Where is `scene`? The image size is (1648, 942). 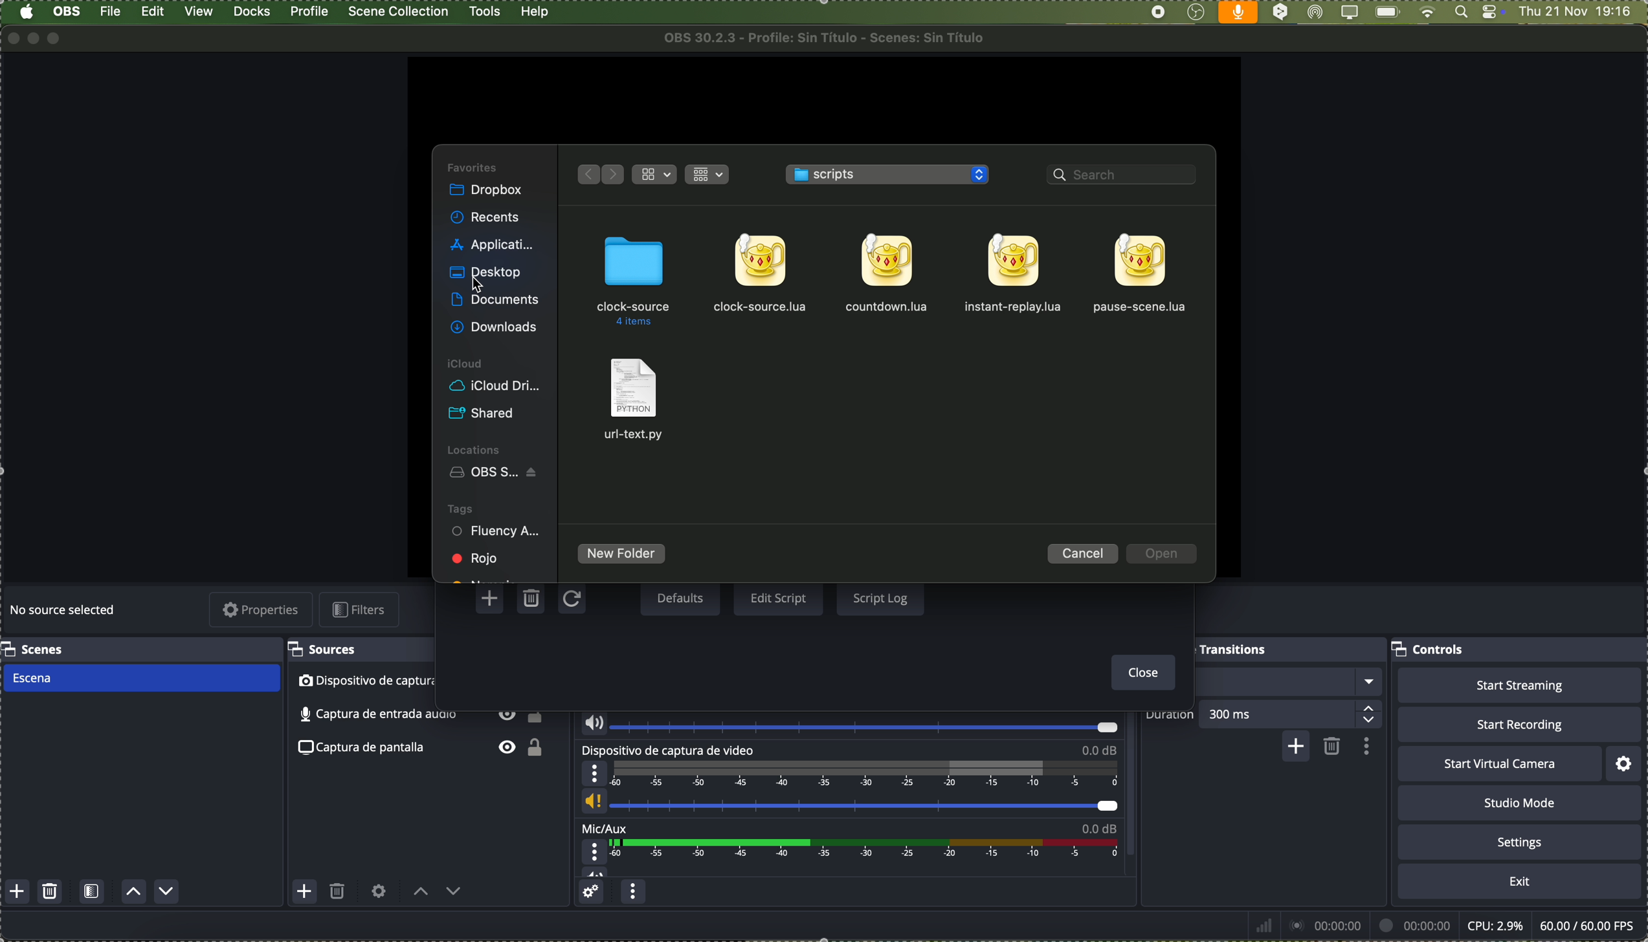
scene is located at coordinates (140, 679).